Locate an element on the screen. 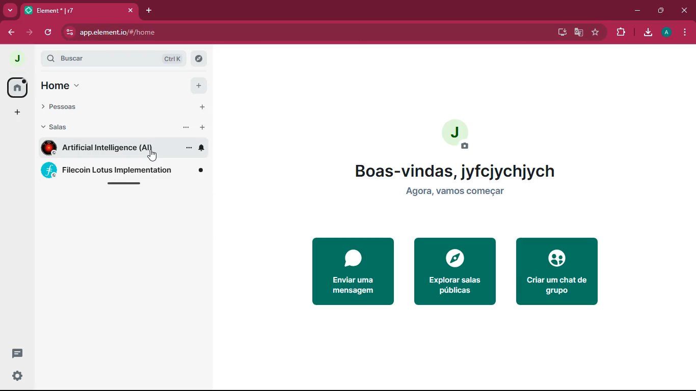  favorite is located at coordinates (595, 33).